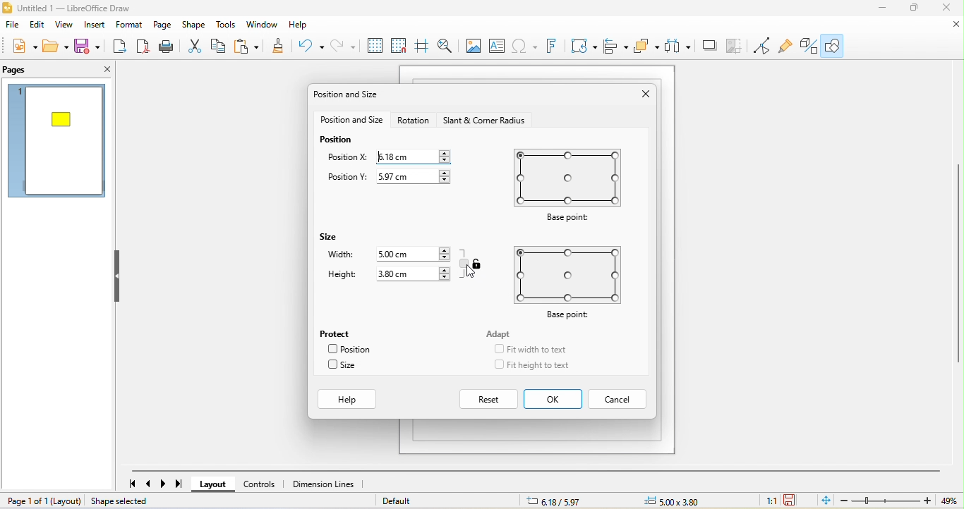 This screenshot has width=964, height=509. I want to click on horizontal scroll bar, so click(543, 470).